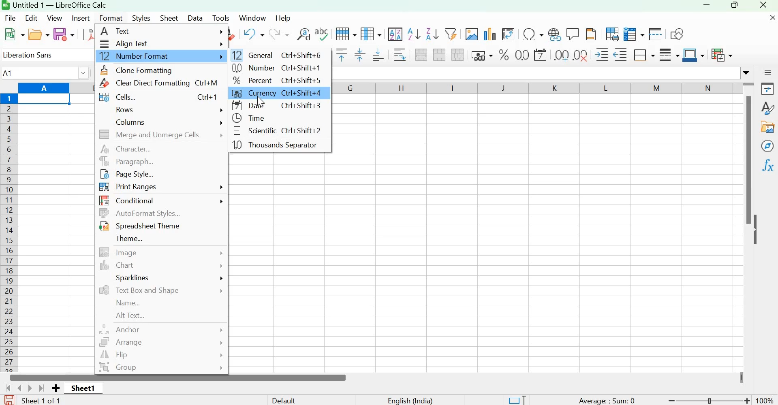 This screenshot has height=405, width=778. Describe the element at coordinates (162, 32) in the screenshot. I see `Text` at that location.